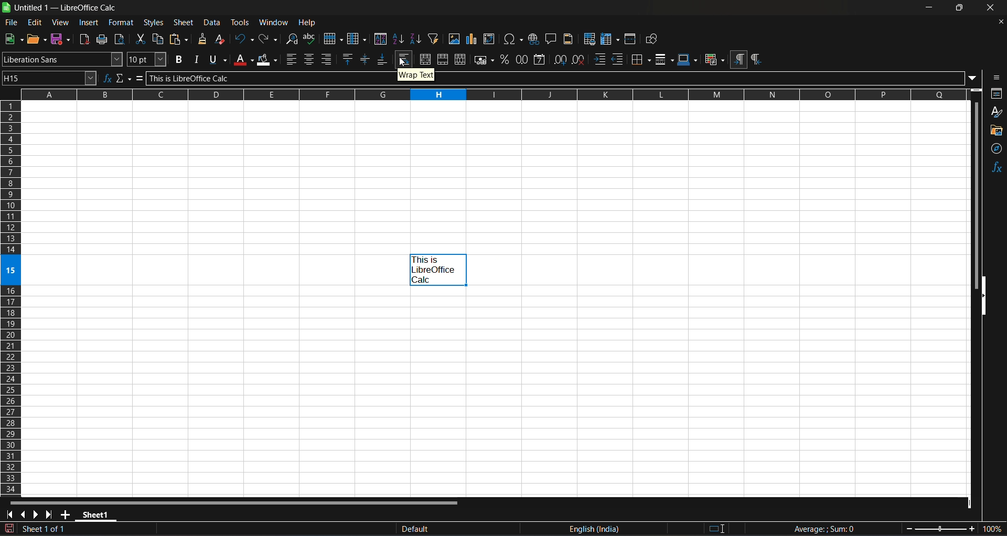  What do you see at coordinates (383, 58) in the screenshot?
I see `align bottom` at bounding box center [383, 58].